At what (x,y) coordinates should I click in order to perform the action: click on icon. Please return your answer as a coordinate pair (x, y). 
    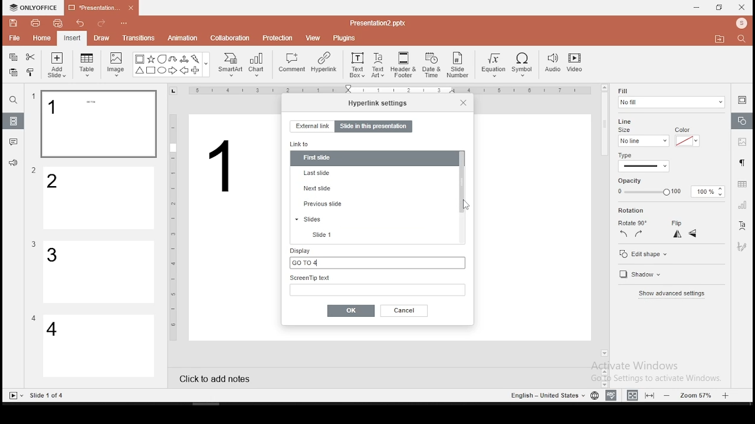
    Looking at the image, I should click on (35, 8).